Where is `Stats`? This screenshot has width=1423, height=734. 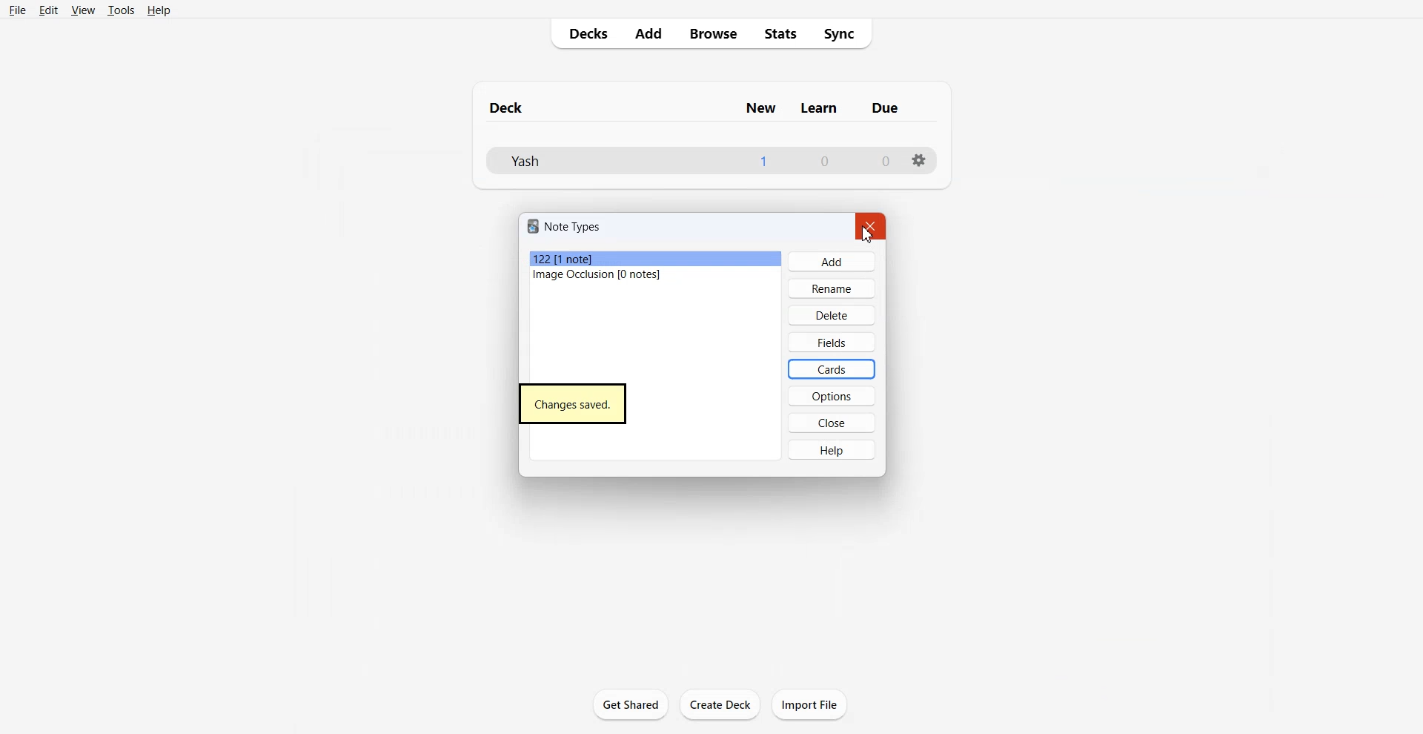 Stats is located at coordinates (780, 33).